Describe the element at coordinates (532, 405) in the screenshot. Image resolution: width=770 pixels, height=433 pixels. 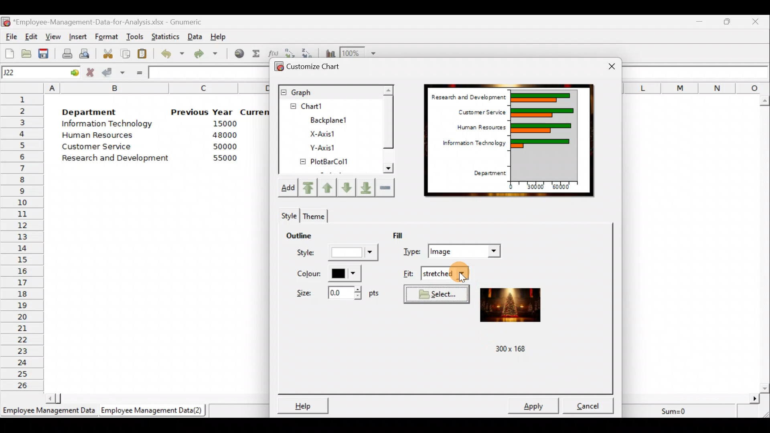
I see `Apply` at that location.